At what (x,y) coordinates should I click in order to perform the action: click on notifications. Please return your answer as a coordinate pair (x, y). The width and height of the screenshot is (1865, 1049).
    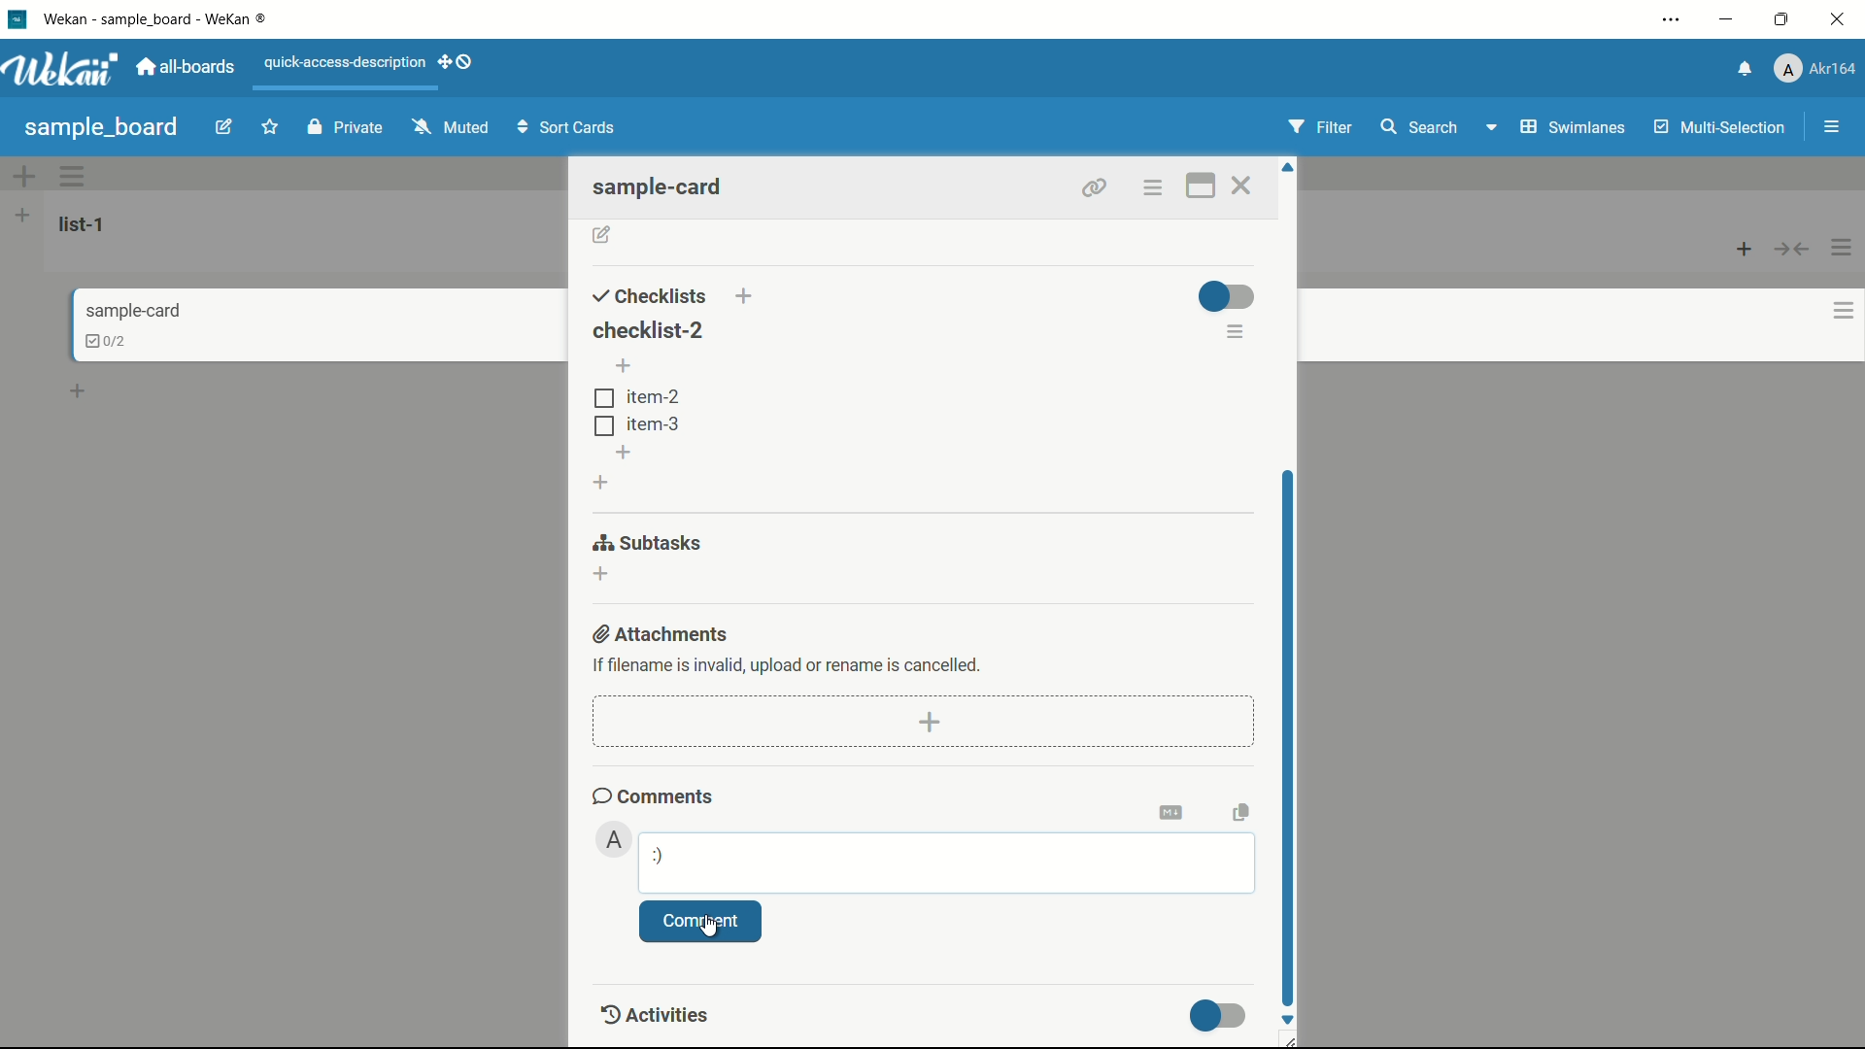
    Looking at the image, I should click on (1746, 67).